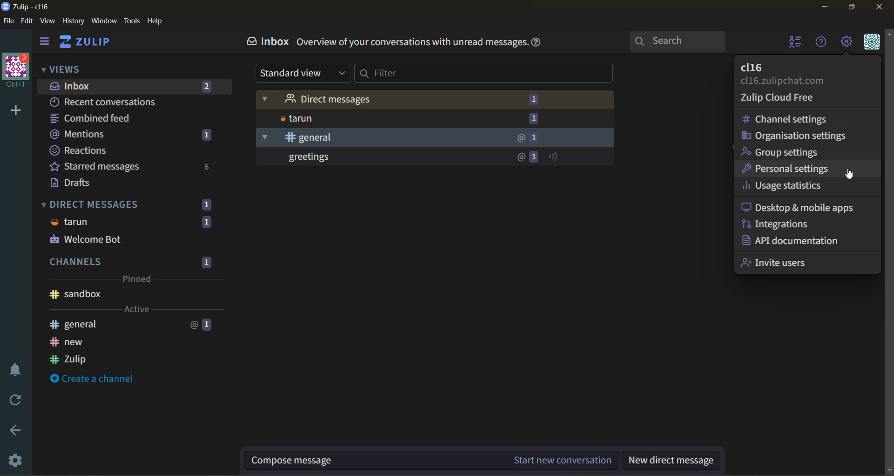 This screenshot has height=476, width=894. Describe the element at coordinates (88, 44) in the screenshot. I see `home view` at that location.